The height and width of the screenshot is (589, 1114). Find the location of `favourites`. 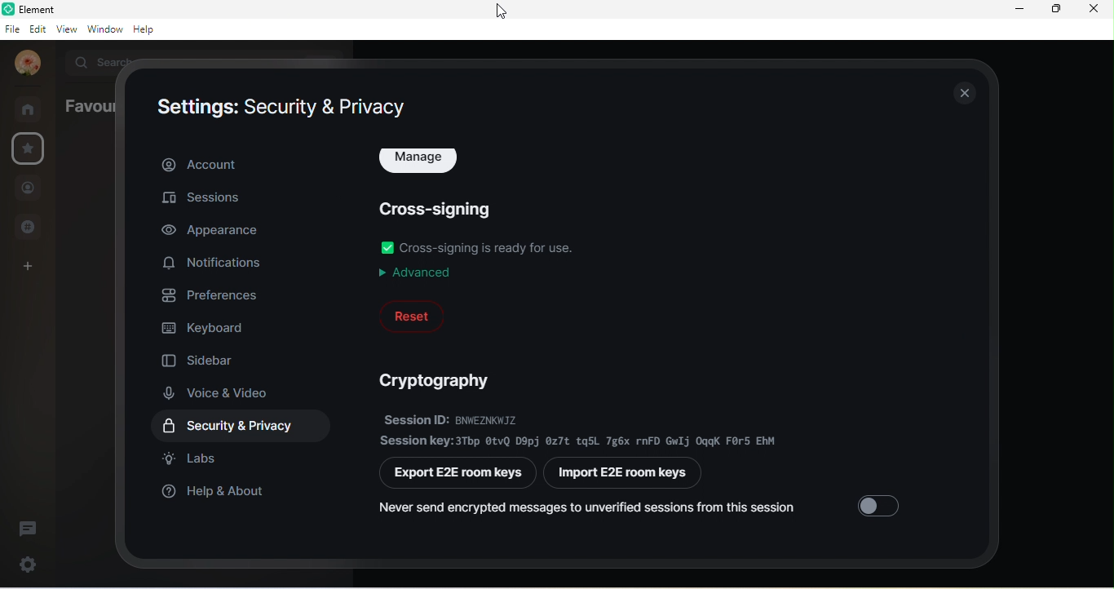

favourites is located at coordinates (89, 104).